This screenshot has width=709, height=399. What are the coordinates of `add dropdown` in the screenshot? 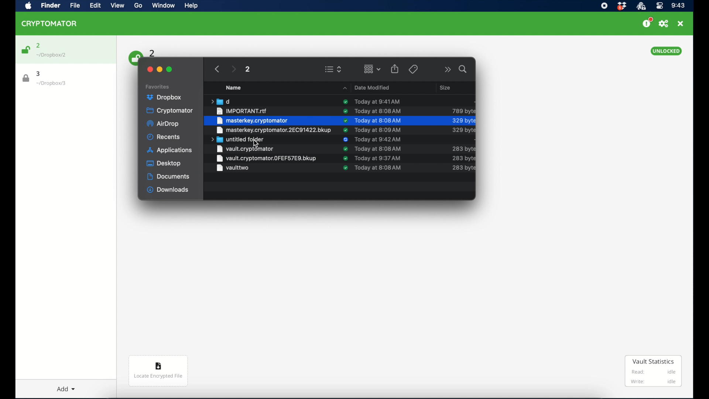 It's located at (63, 386).